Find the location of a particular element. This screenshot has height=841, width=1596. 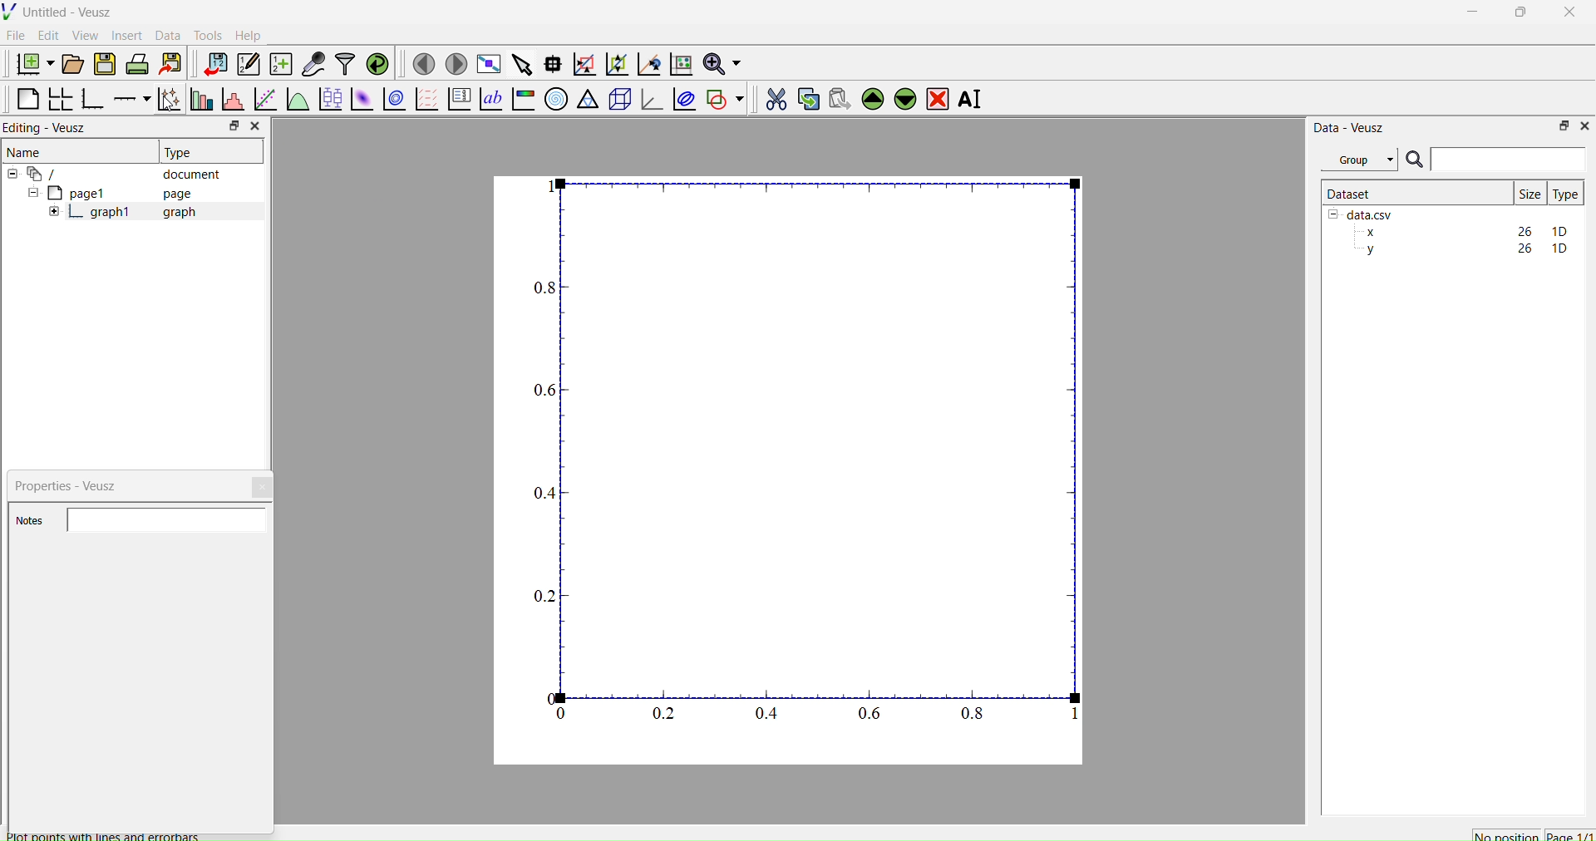

Zoom graph axes is located at coordinates (584, 64).